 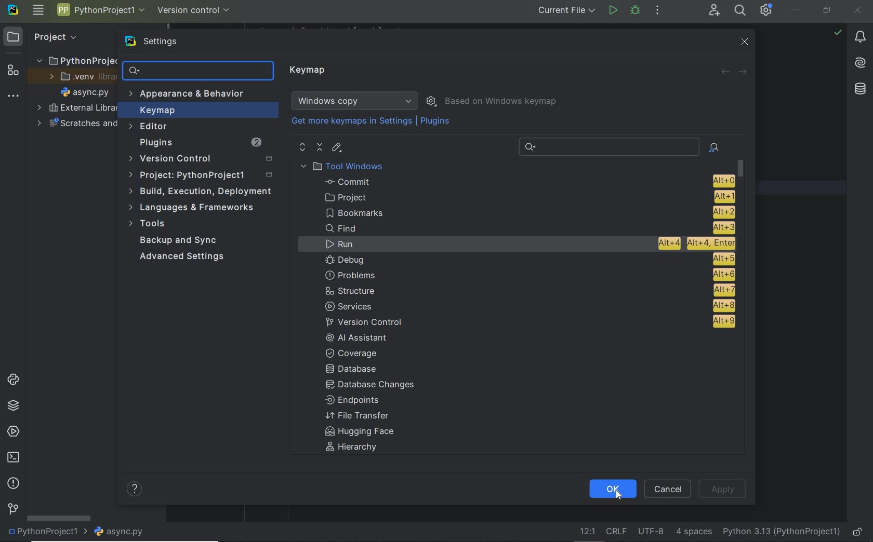 I want to click on Keymap, so click(x=198, y=110).